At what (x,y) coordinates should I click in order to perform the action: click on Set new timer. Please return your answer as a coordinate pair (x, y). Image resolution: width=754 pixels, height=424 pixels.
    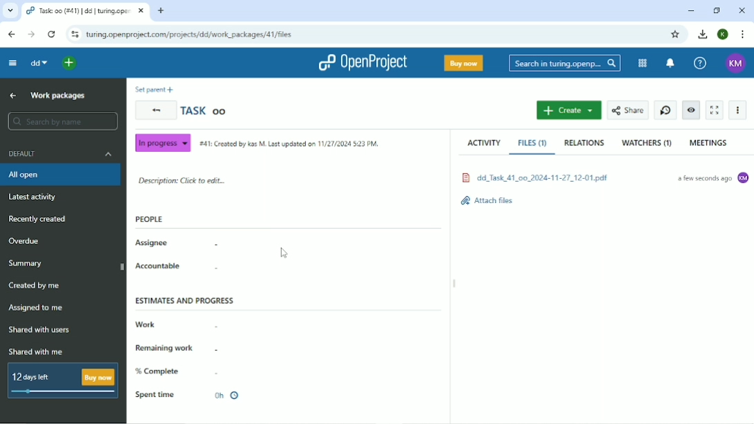
    Looking at the image, I should click on (664, 109).